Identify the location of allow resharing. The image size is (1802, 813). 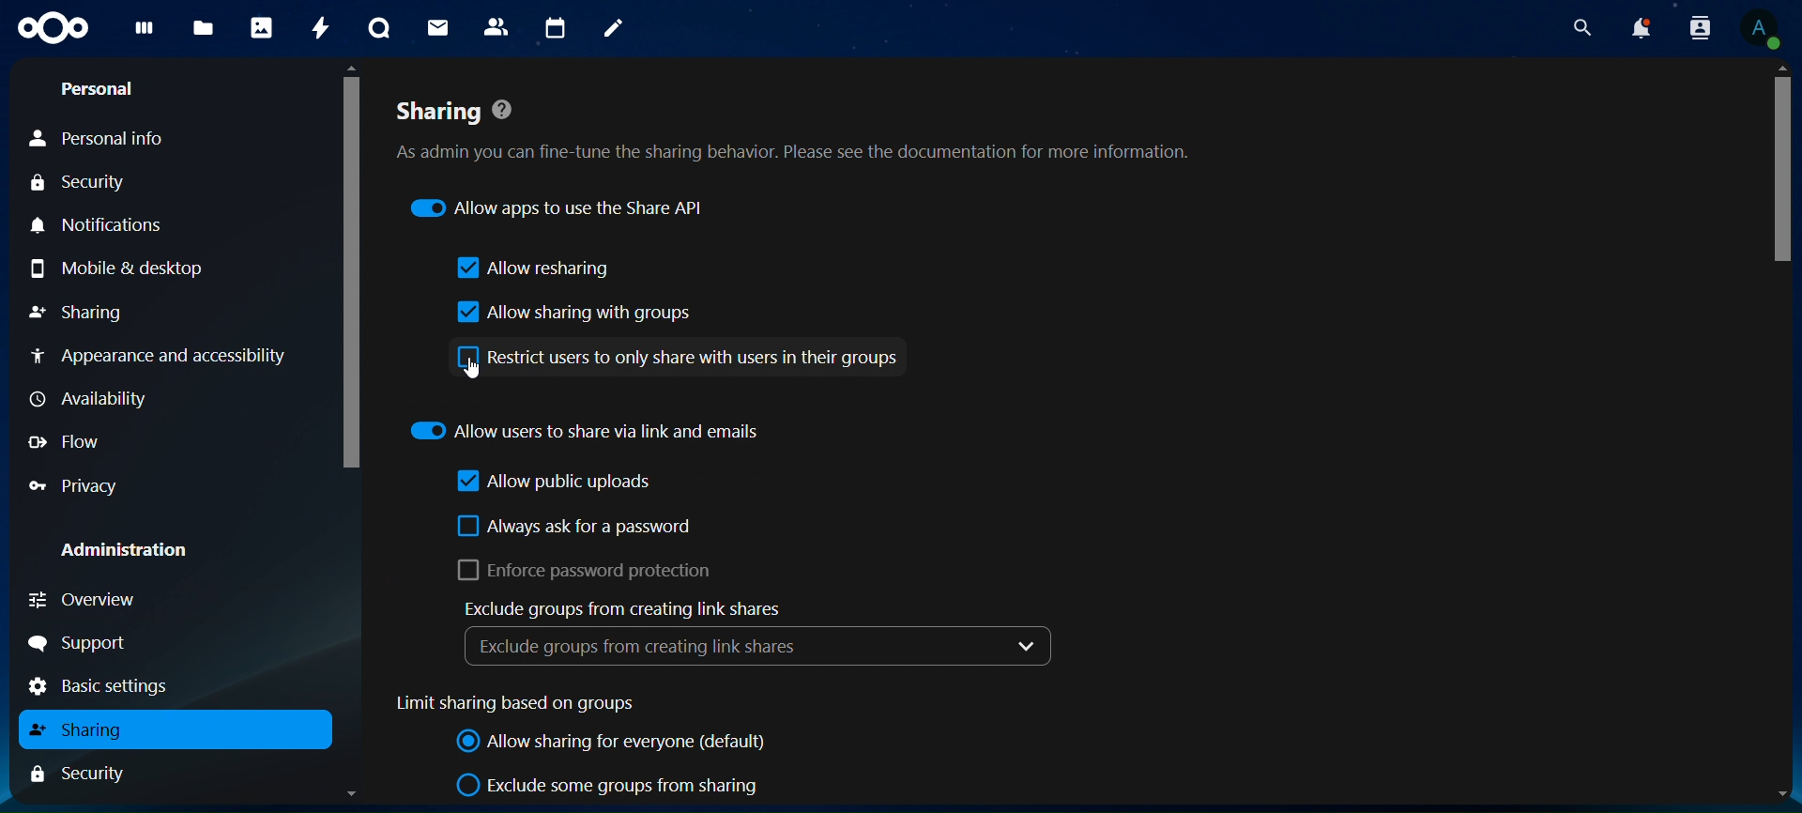
(536, 268).